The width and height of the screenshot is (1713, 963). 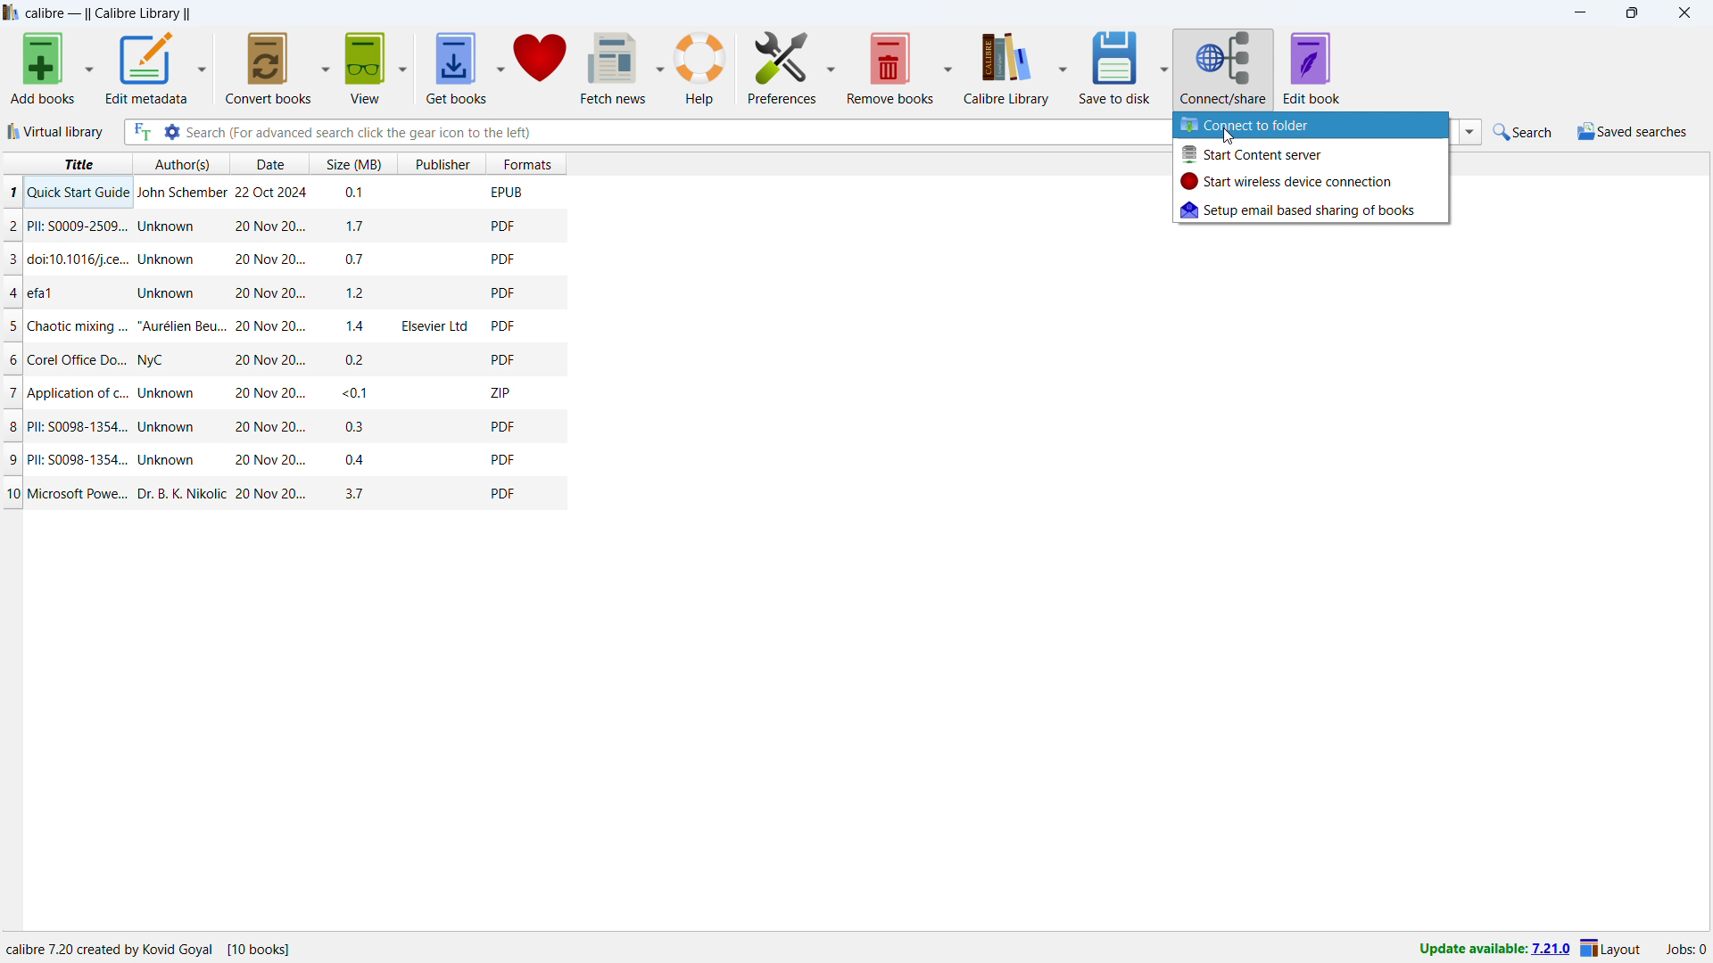 I want to click on sort by publisher, so click(x=440, y=163).